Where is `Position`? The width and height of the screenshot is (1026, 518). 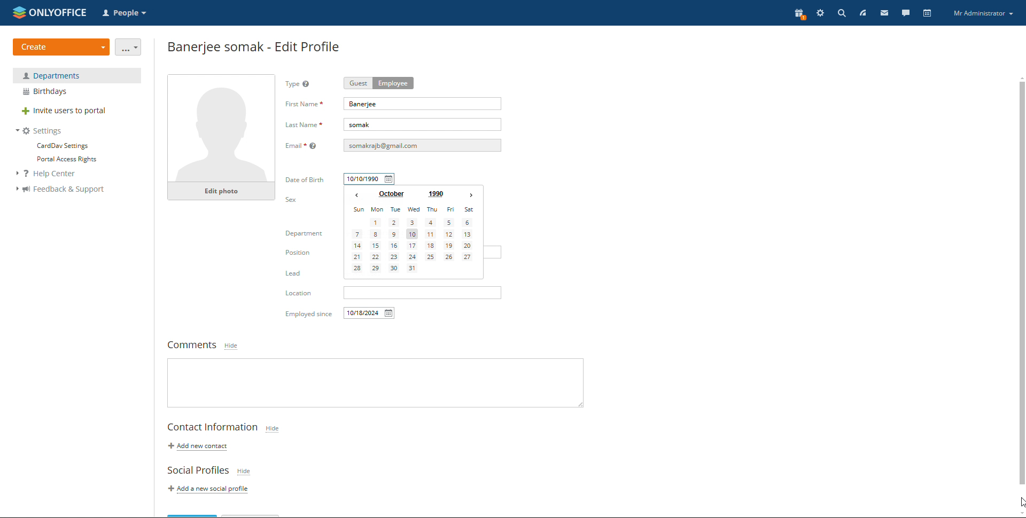
Position is located at coordinates (304, 253).